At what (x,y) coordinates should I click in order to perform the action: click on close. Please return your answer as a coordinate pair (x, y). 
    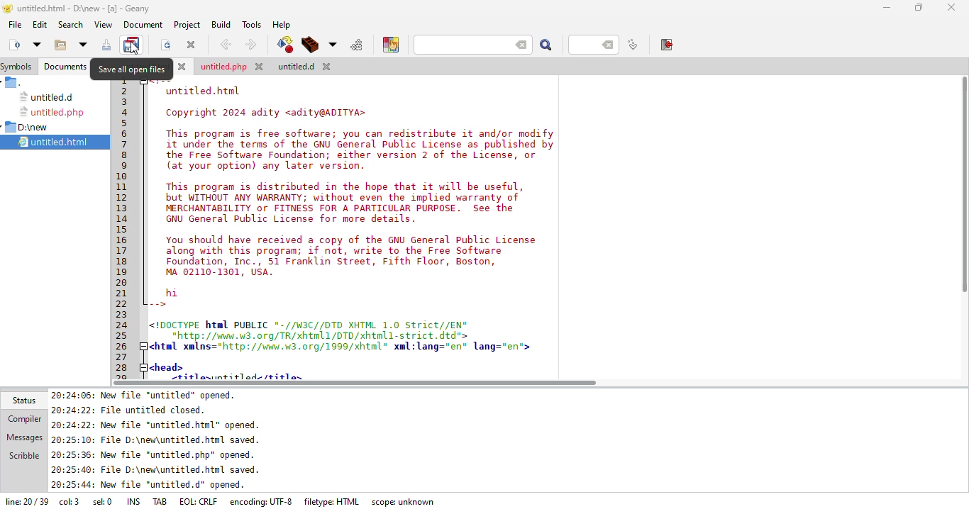
    Looking at the image, I should click on (326, 67).